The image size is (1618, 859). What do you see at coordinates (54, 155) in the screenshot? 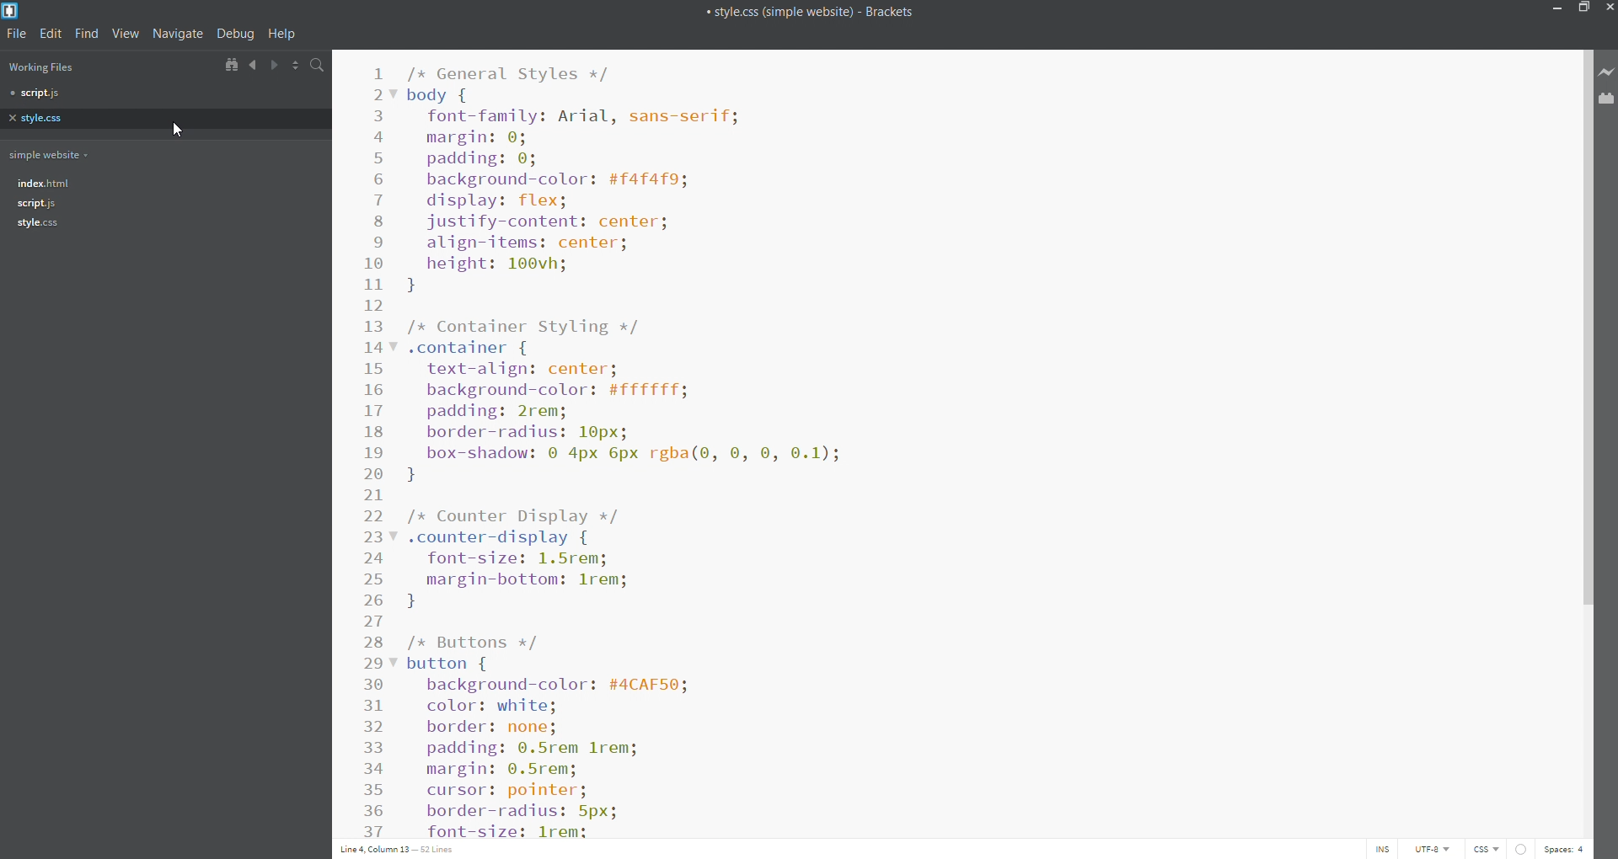
I see `simple website` at bounding box center [54, 155].